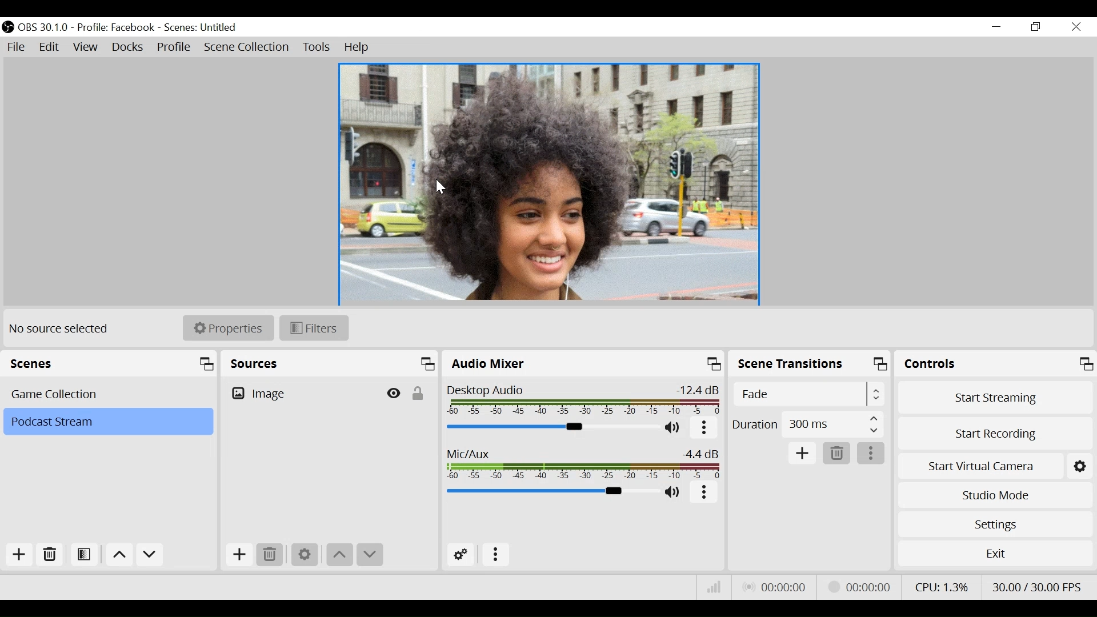 Image resolution: width=1097 pixels, height=617 pixels. Describe the element at coordinates (299, 394) in the screenshot. I see `Image` at that location.